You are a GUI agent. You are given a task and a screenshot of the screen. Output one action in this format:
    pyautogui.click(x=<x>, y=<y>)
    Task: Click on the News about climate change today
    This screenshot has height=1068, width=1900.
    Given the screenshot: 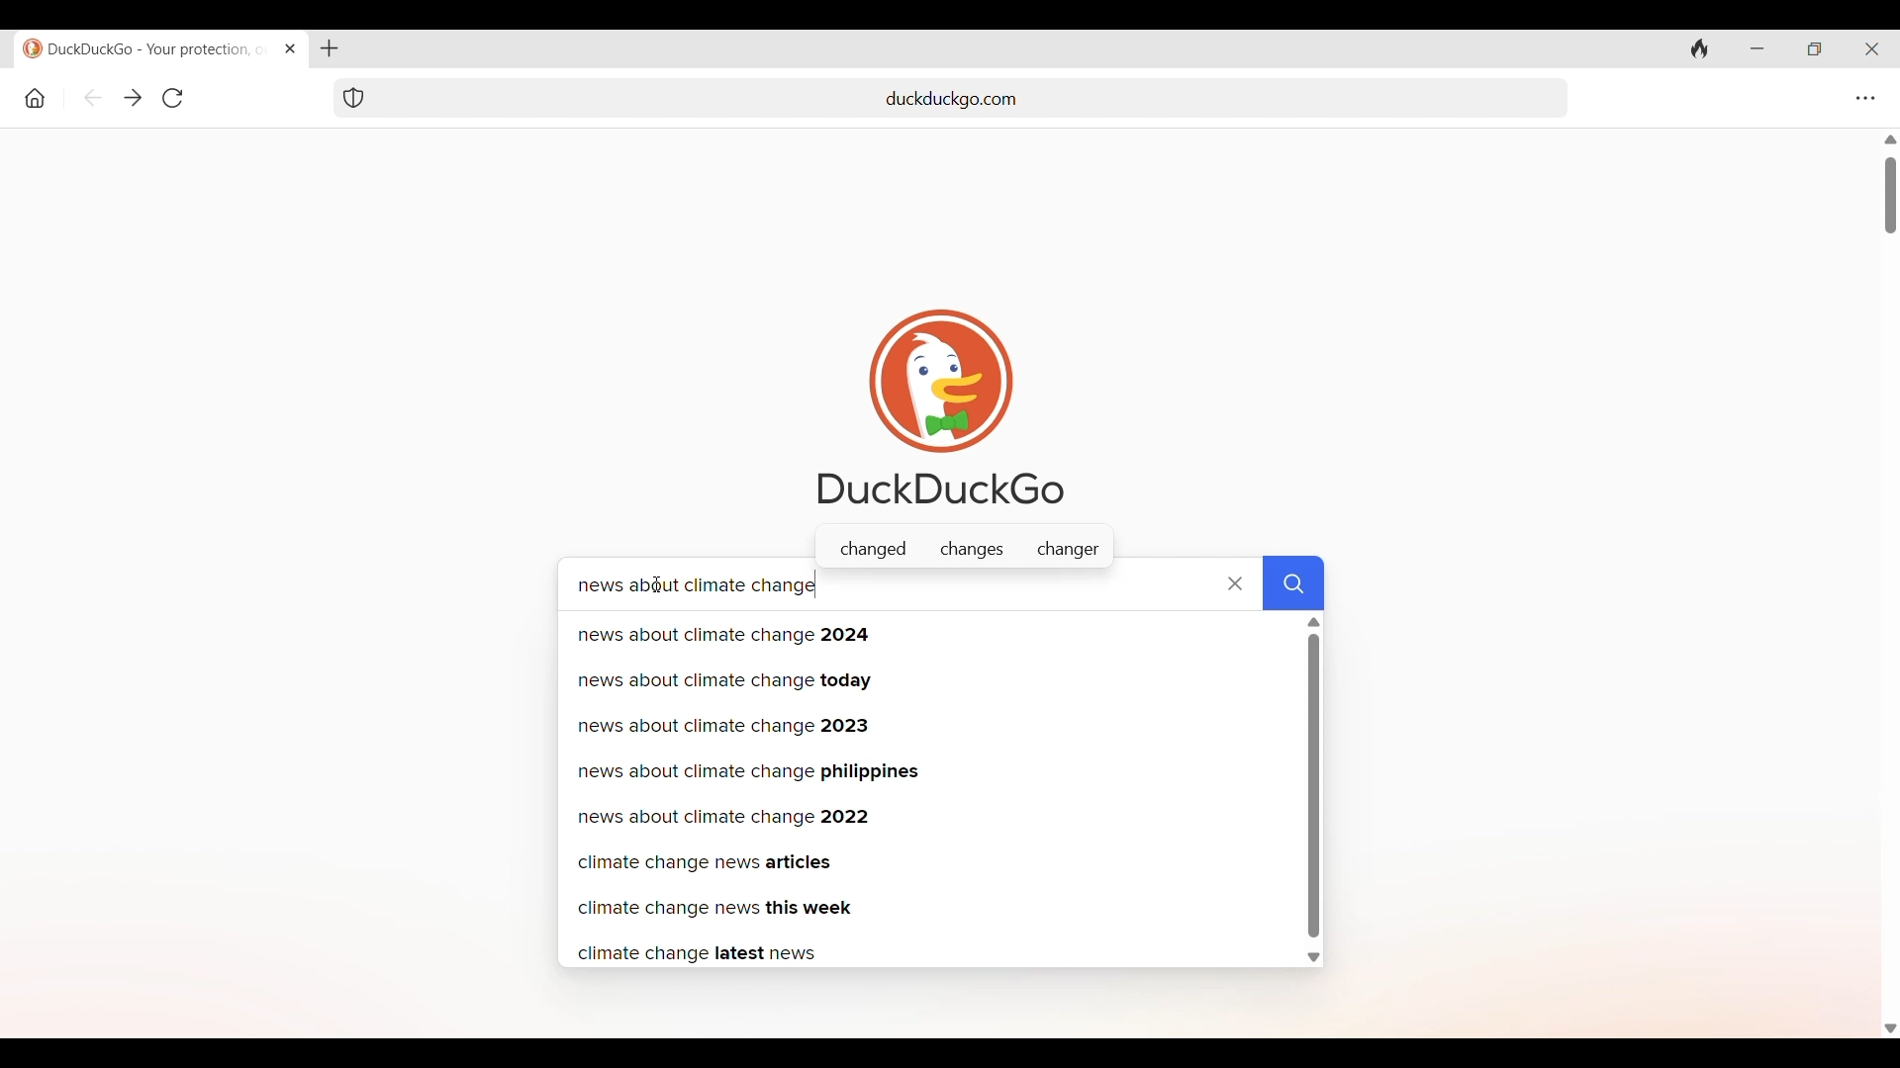 What is the action you would take?
    pyautogui.click(x=930, y=677)
    